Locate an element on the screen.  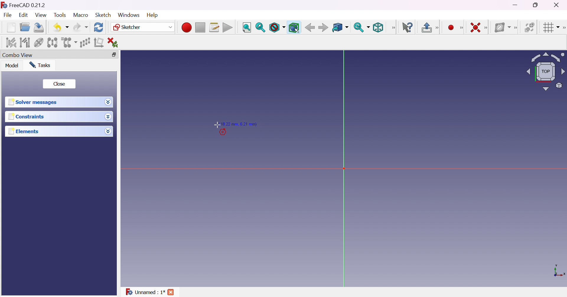
Sketcher constraints is located at coordinates (487, 28).